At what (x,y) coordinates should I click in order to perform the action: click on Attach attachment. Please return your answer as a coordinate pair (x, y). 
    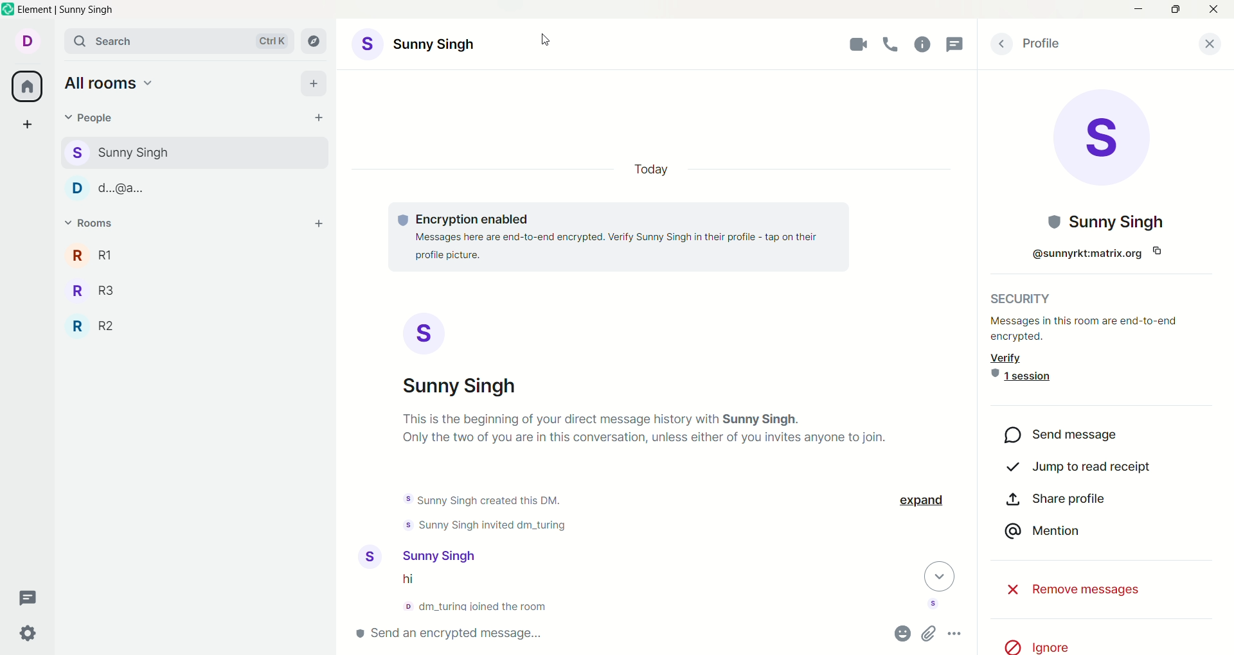
    Looking at the image, I should click on (929, 634).